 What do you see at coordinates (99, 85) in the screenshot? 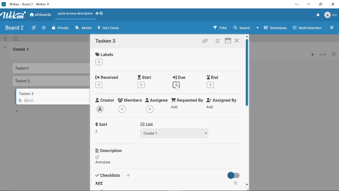
I see `Add received date` at bounding box center [99, 85].